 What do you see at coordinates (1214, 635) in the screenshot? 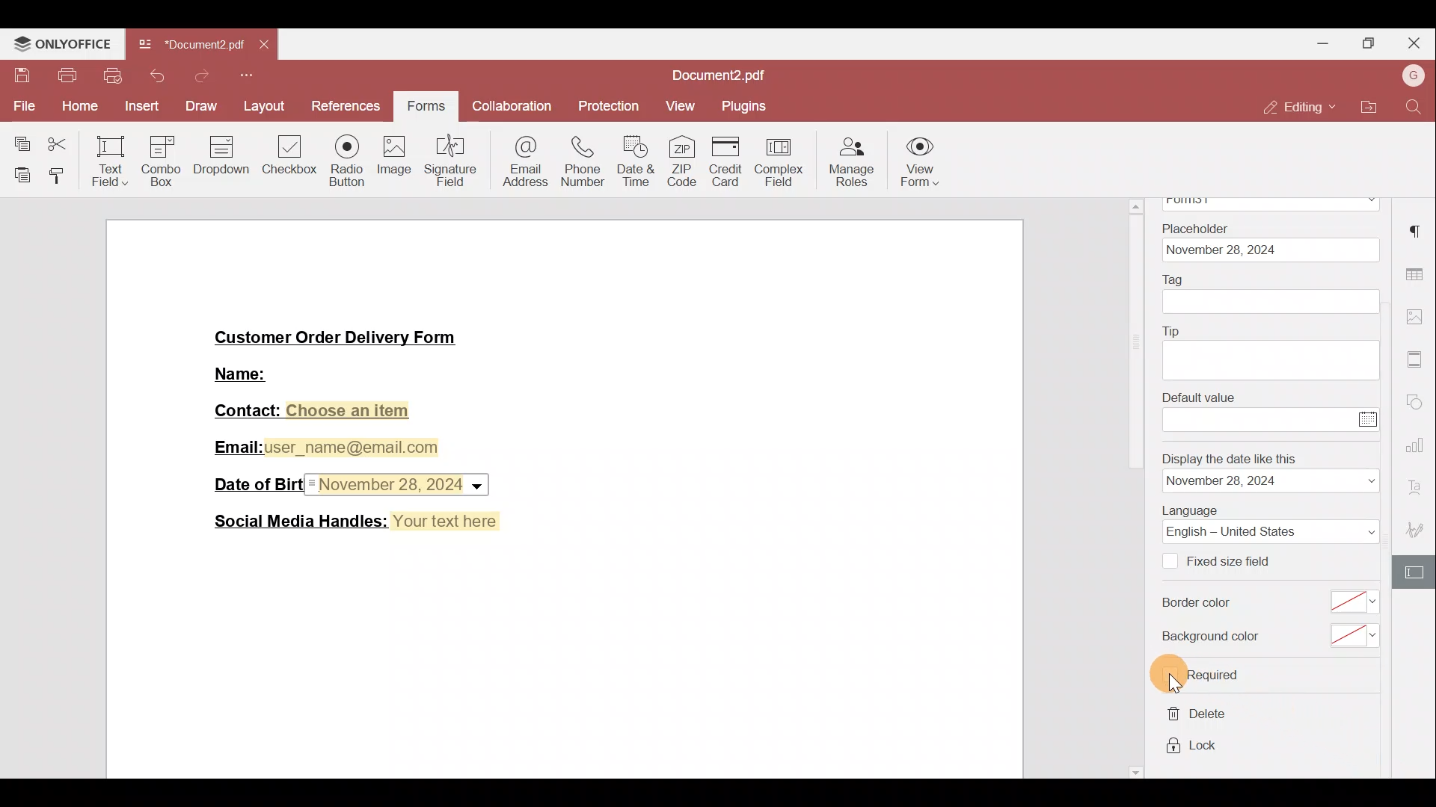
I see `Background color` at bounding box center [1214, 635].